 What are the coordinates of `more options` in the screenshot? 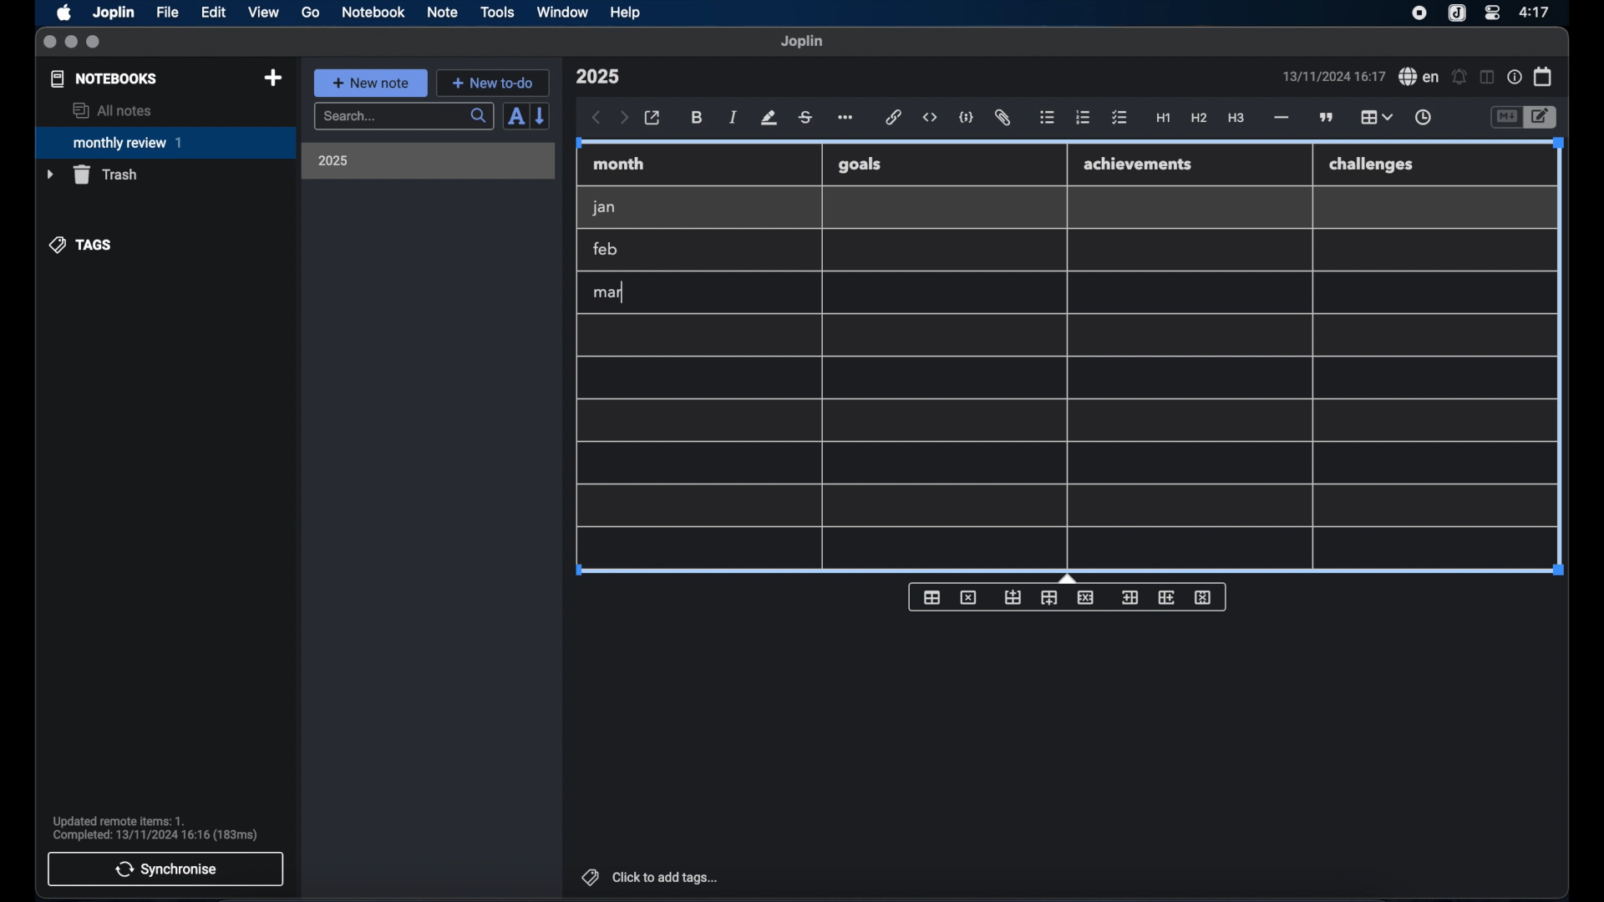 It's located at (847, 119).